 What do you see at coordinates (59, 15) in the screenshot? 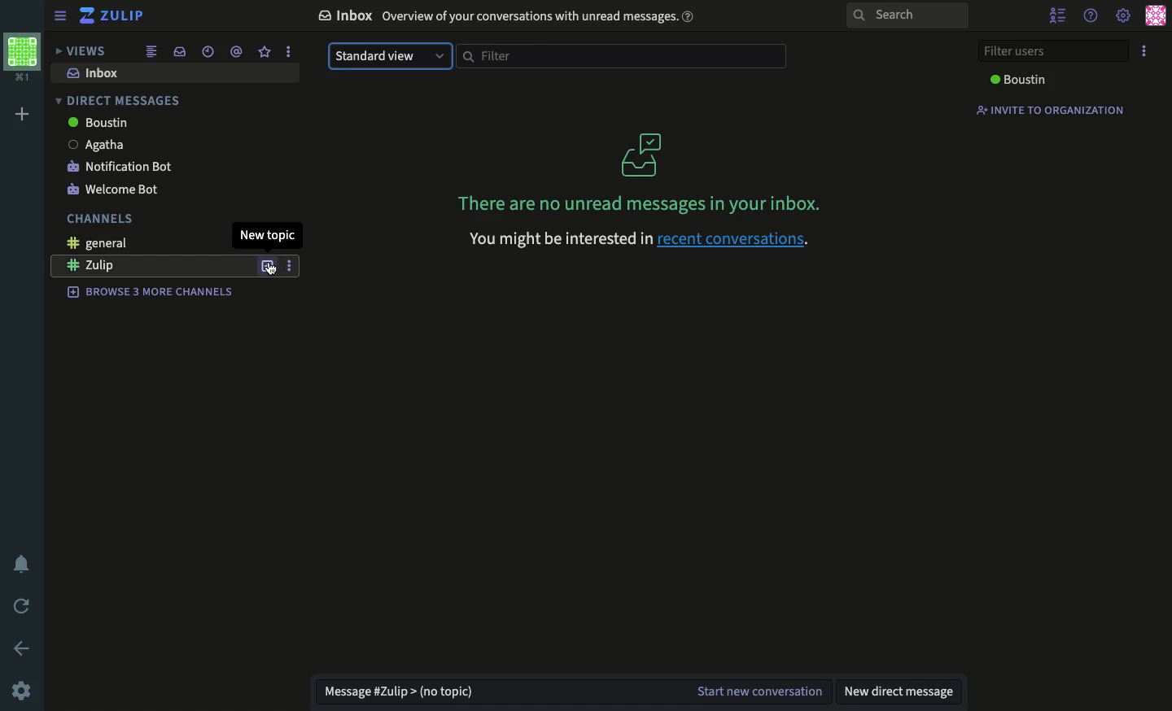
I see `sidebar` at bounding box center [59, 15].